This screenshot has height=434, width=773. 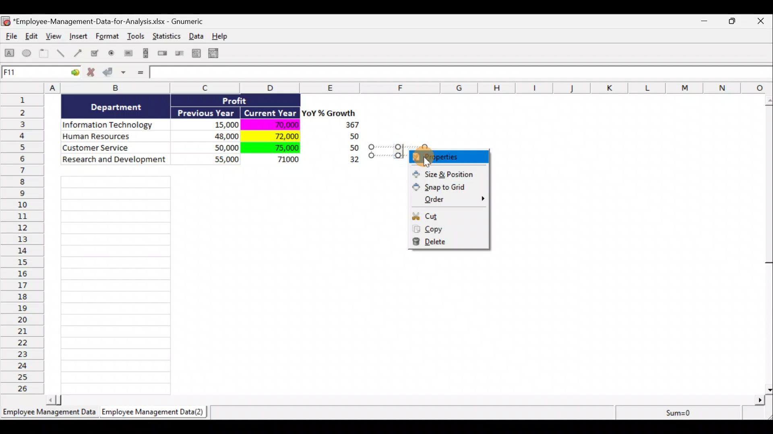 What do you see at coordinates (763, 22) in the screenshot?
I see `Close` at bounding box center [763, 22].